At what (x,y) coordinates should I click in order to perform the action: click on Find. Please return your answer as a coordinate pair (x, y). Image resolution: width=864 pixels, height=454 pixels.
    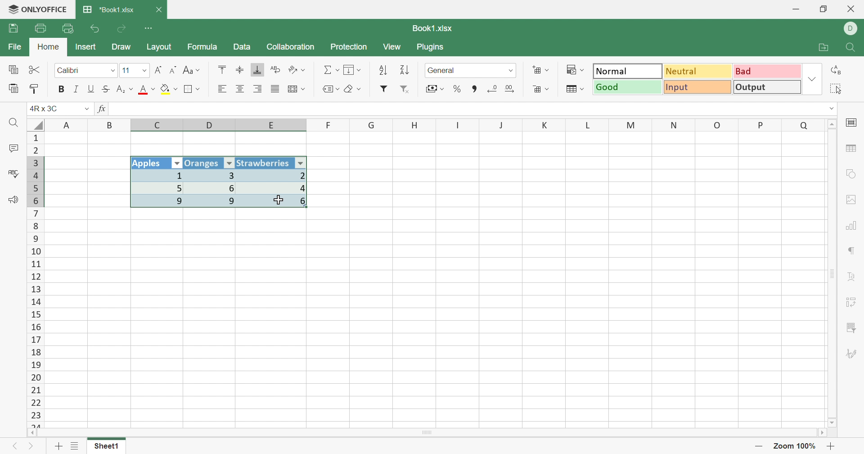
    Looking at the image, I should click on (15, 123).